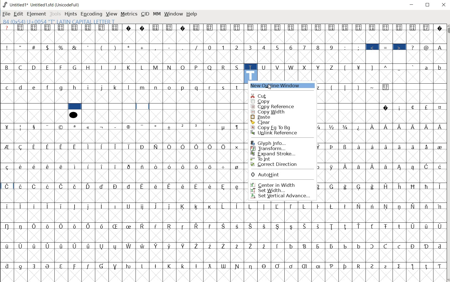 Image resolution: width=450 pixels, height=282 pixels. I want to click on Symbol, so click(224, 226).